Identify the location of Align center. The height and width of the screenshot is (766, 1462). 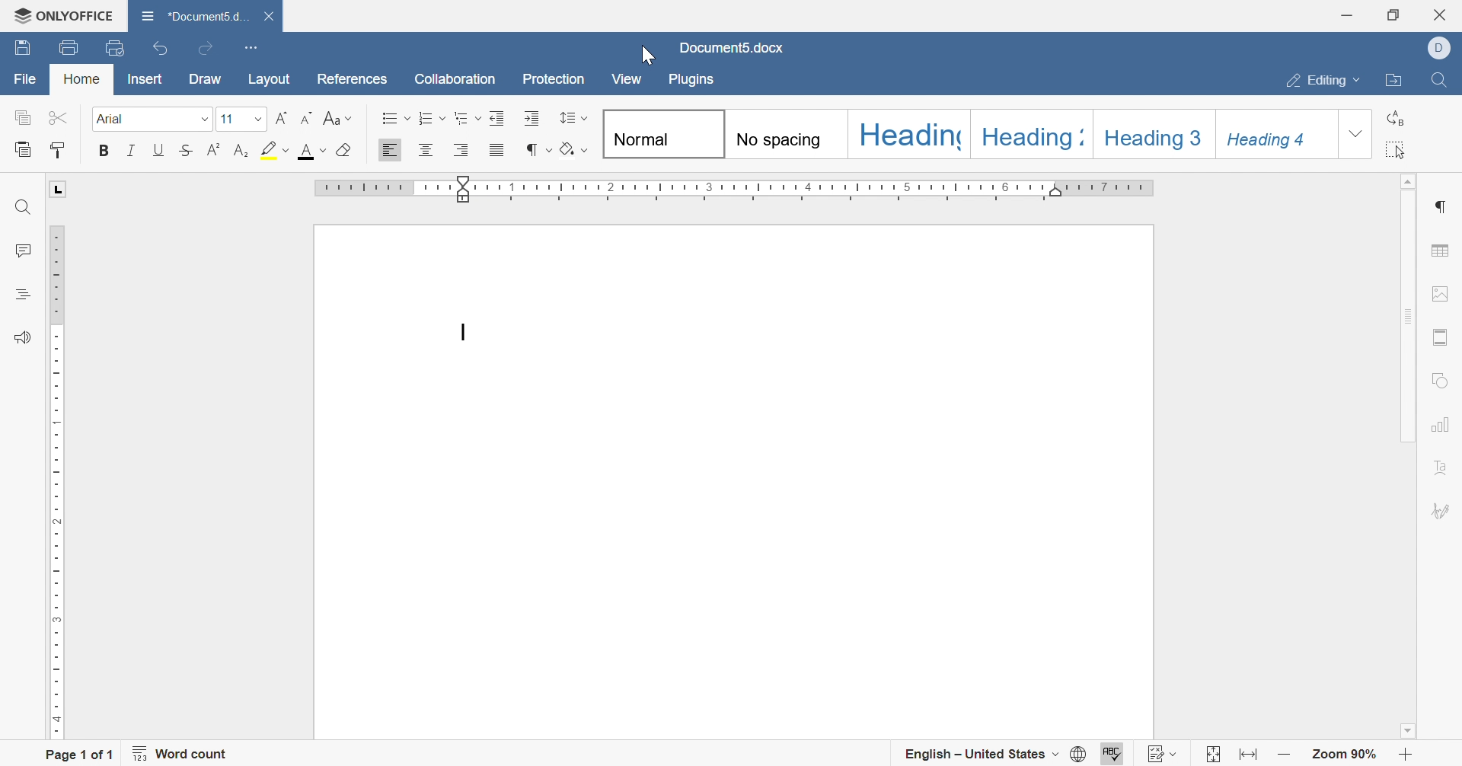
(427, 148).